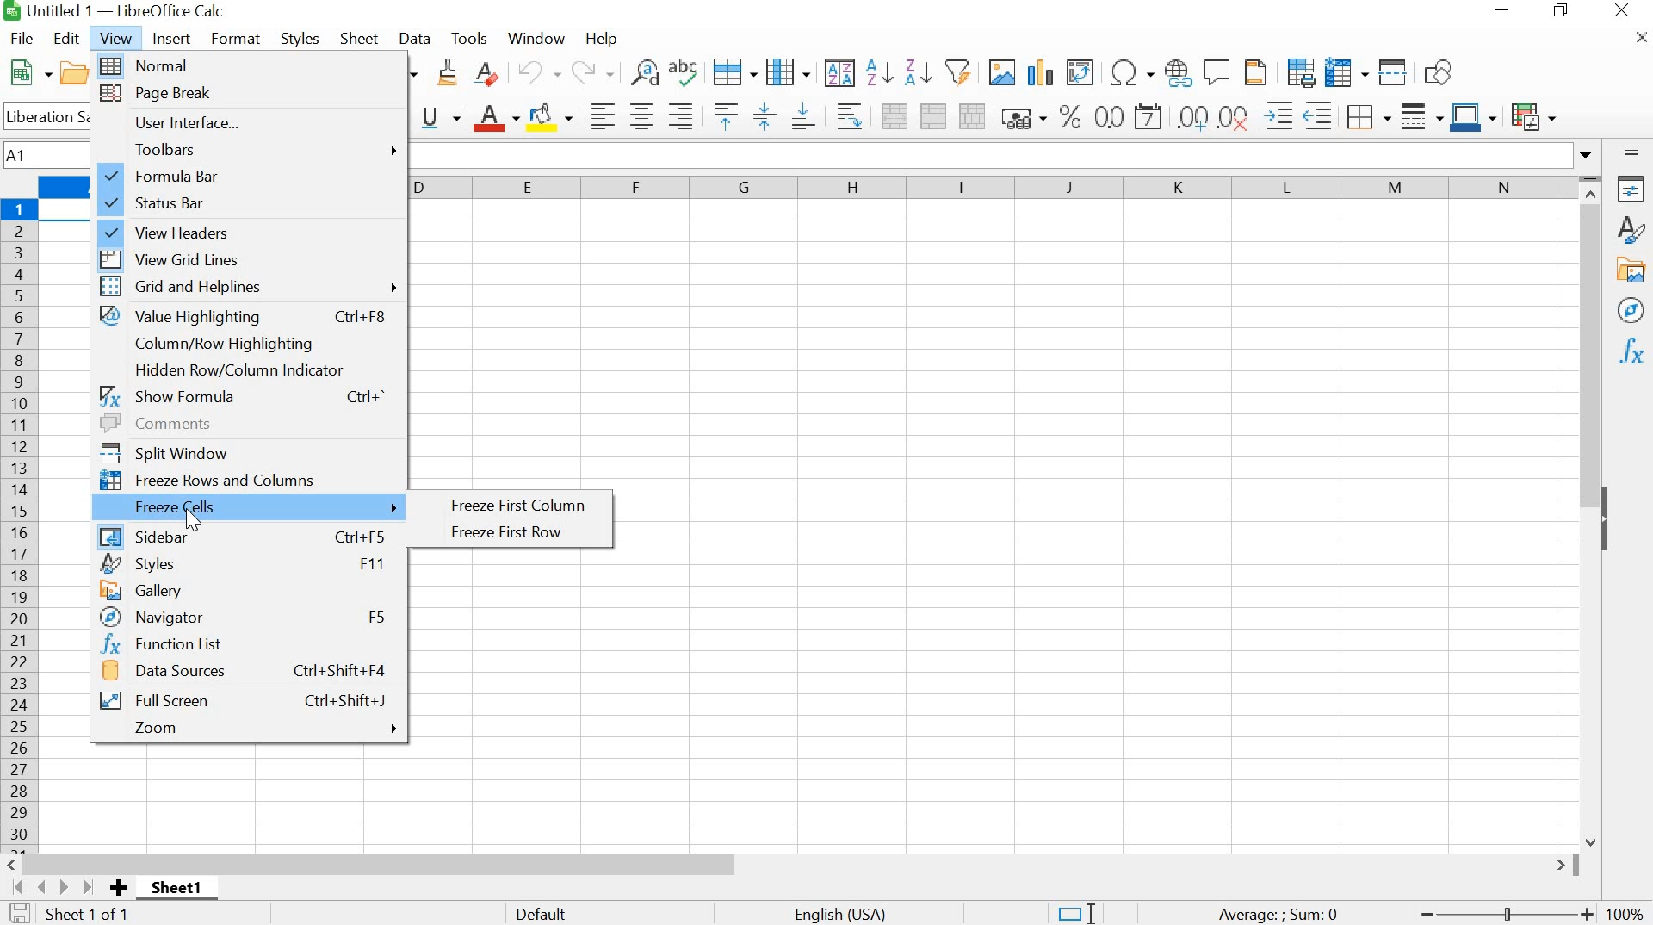 The width and height of the screenshot is (1653, 925). Describe the element at coordinates (552, 115) in the screenshot. I see `BACKGROUND COLOR` at that location.